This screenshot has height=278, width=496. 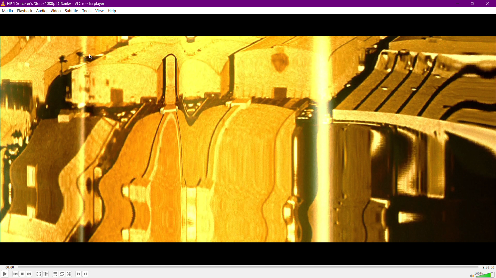 What do you see at coordinates (11, 267) in the screenshot?
I see `00:00` at bounding box center [11, 267].